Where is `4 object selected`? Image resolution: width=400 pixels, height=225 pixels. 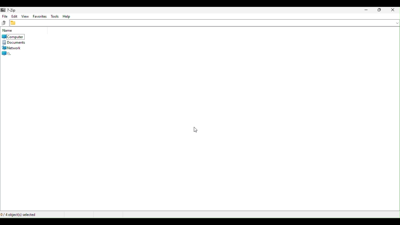
4 object selected is located at coordinates (24, 214).